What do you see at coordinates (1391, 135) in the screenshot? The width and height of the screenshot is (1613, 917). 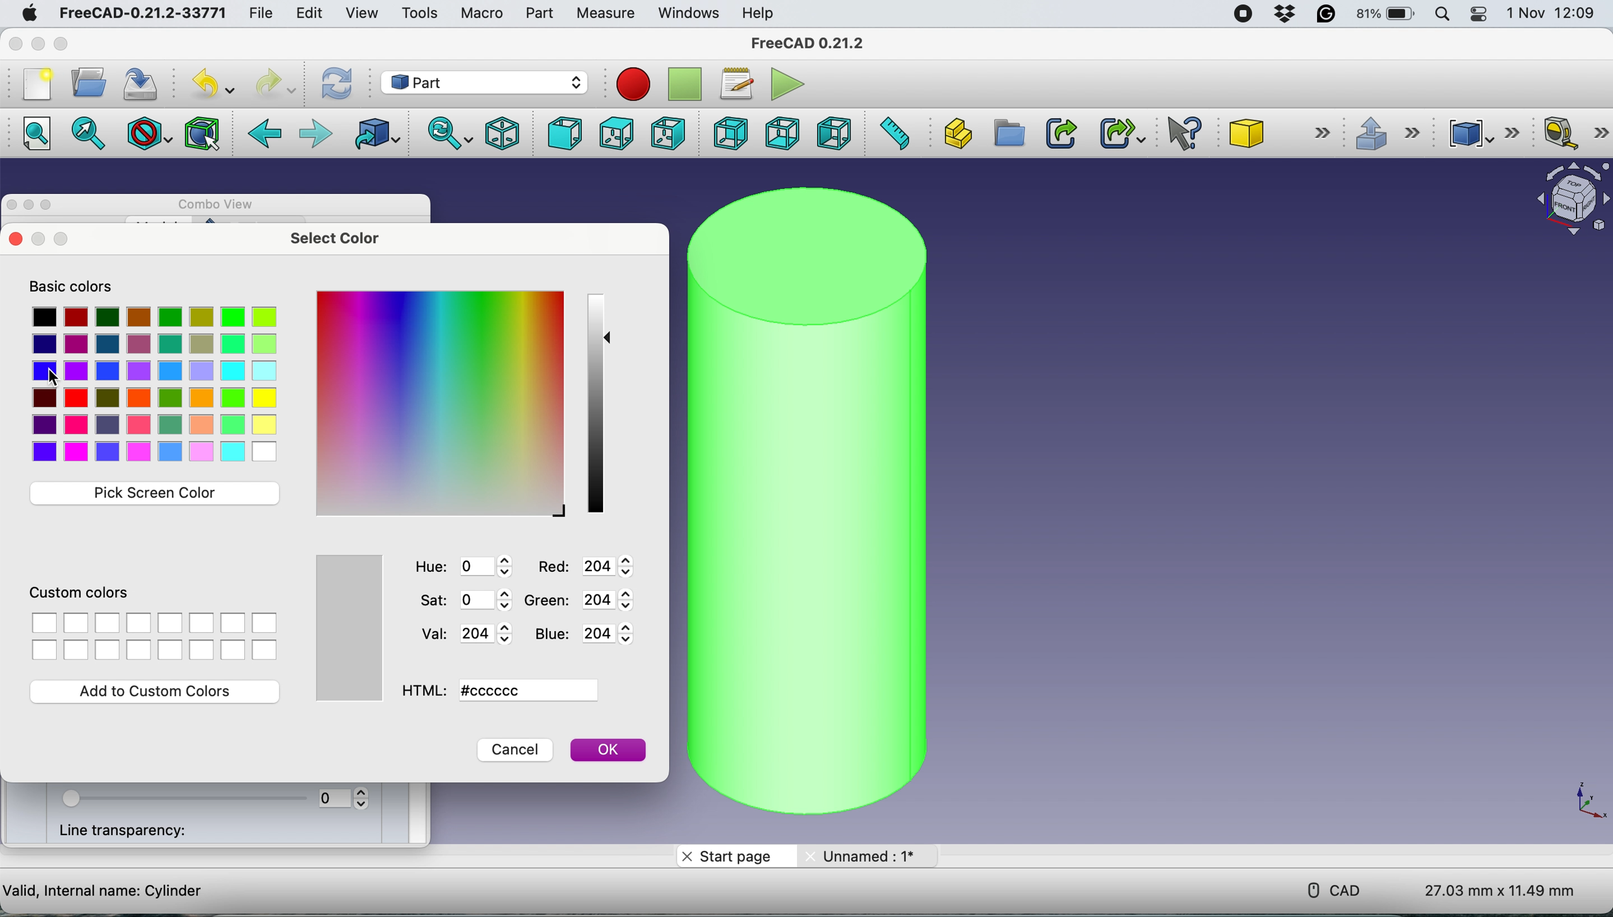 I see `extrusions` at bounding box center [1391, 135].